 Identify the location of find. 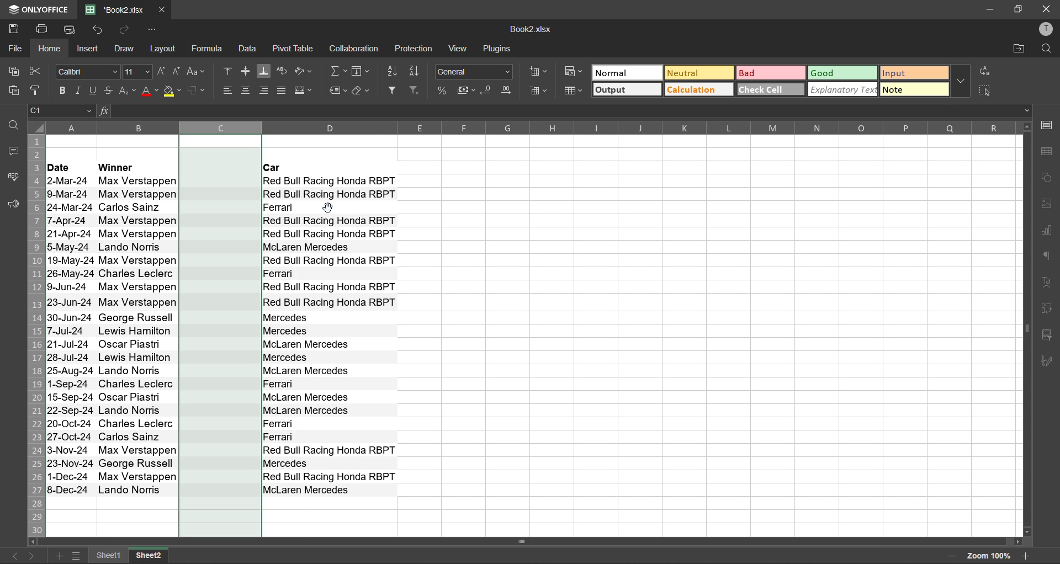
(1046, 50).